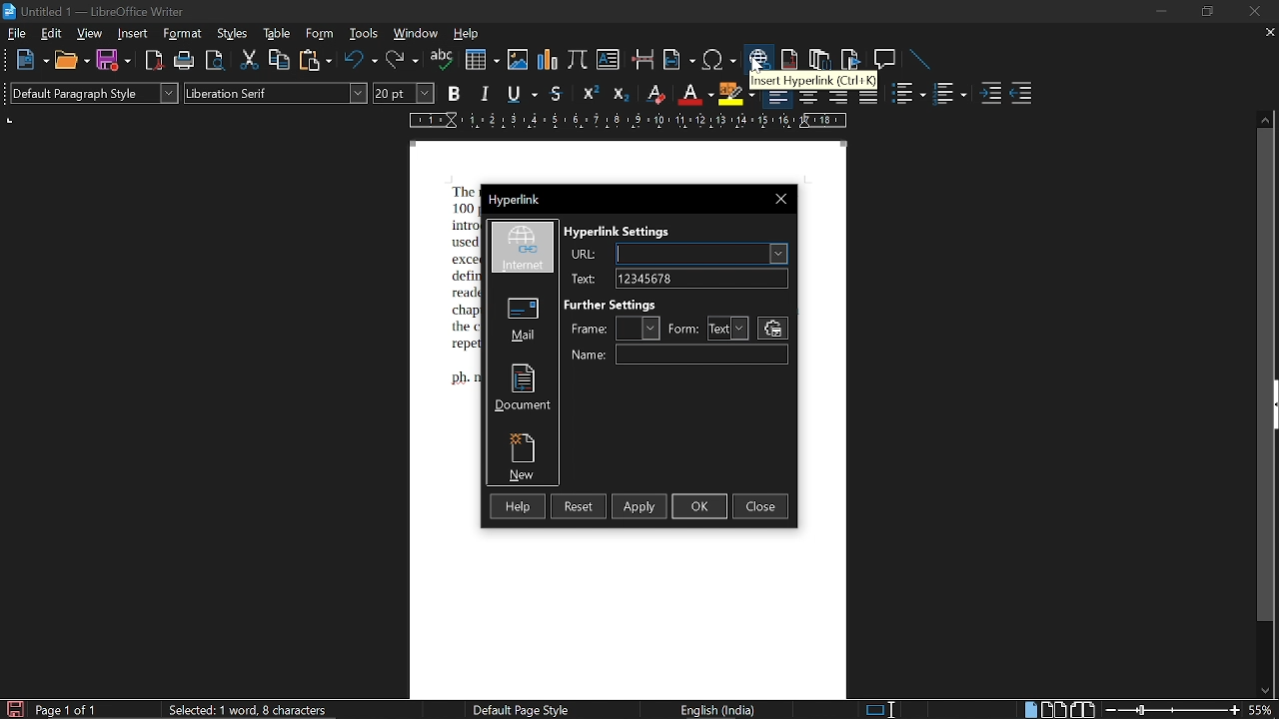  Describe the element at coordinates (1263, 711) in the screenshot. I see `current zoom` at that location.